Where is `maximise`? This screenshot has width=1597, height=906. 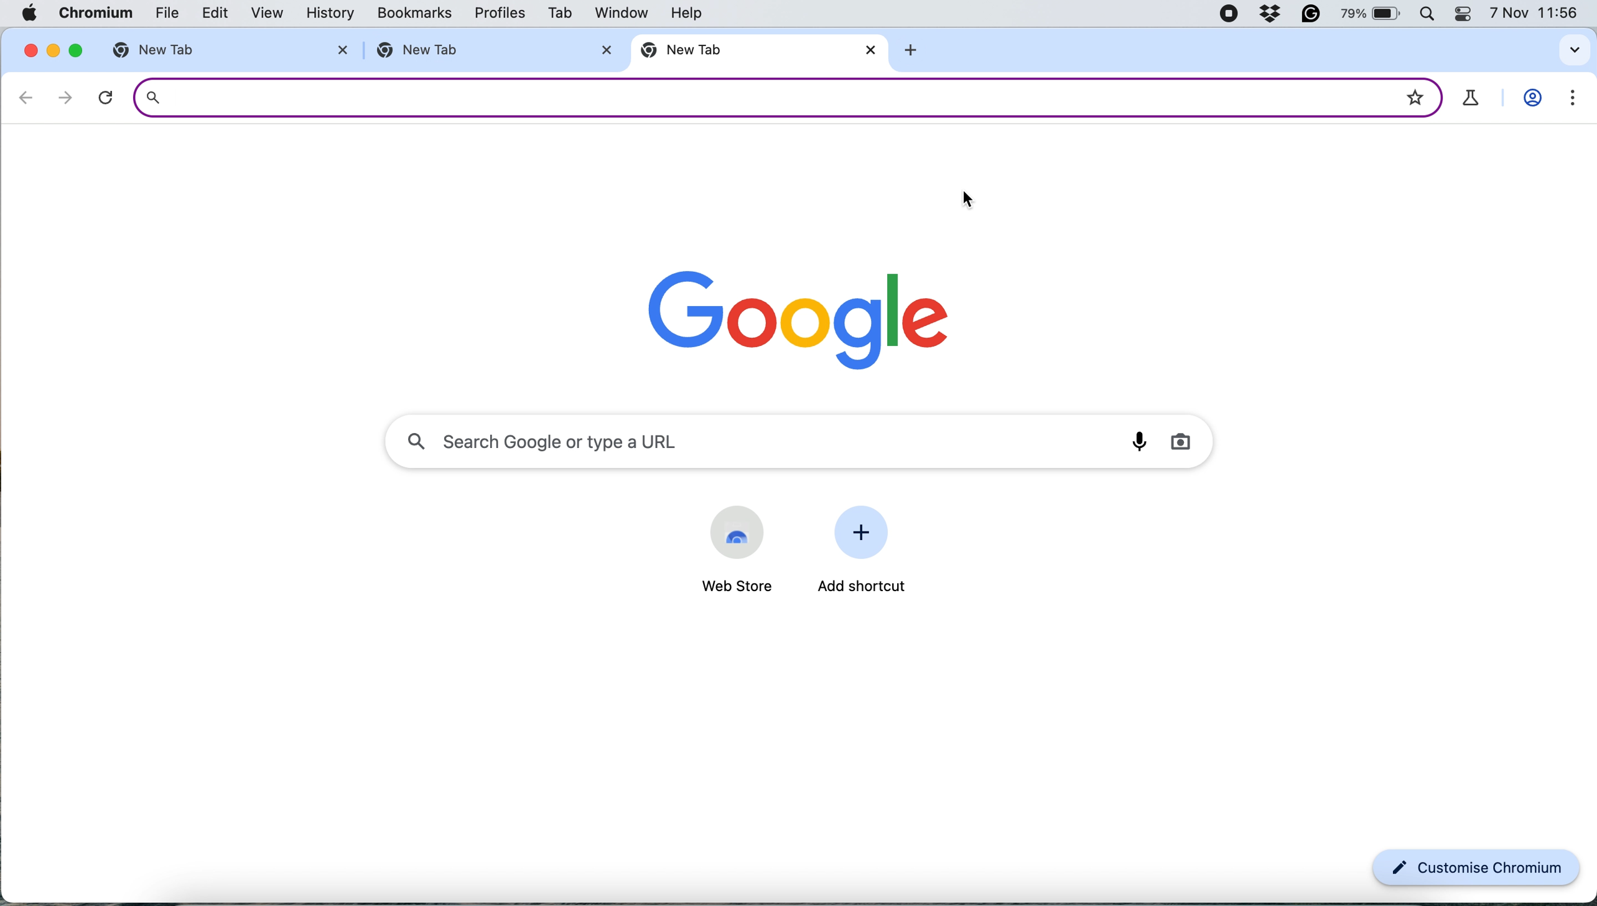
maximise is located at coordinates (73, 50).